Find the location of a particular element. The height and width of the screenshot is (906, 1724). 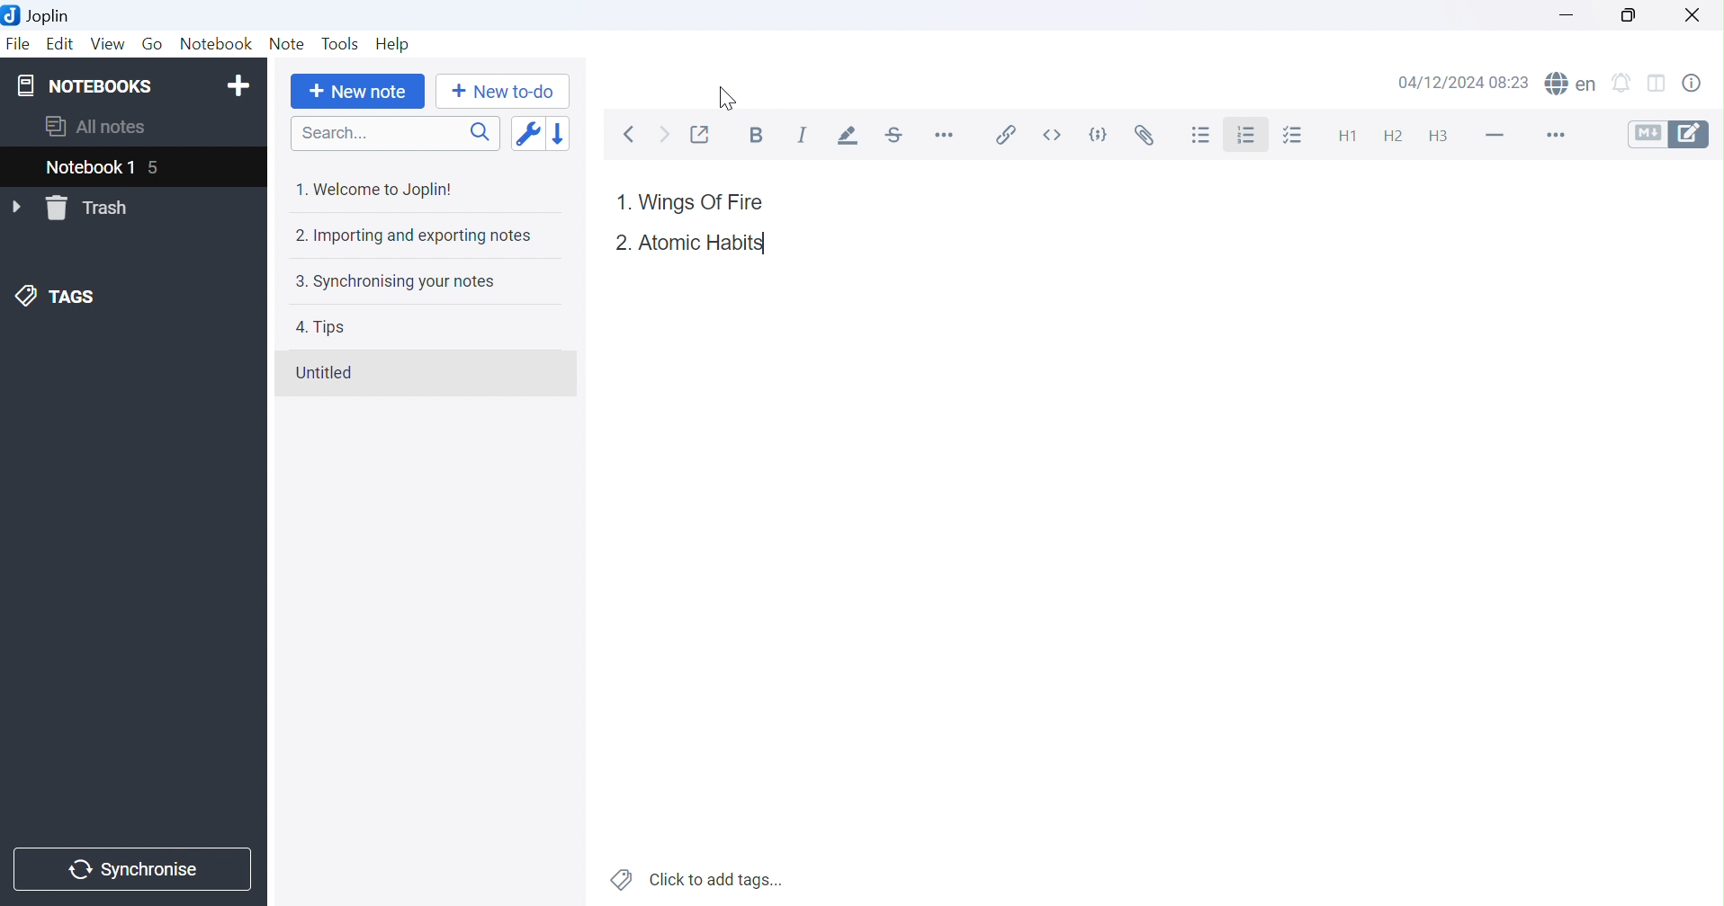

Atomic Habits is located at coordinates (705, 244).